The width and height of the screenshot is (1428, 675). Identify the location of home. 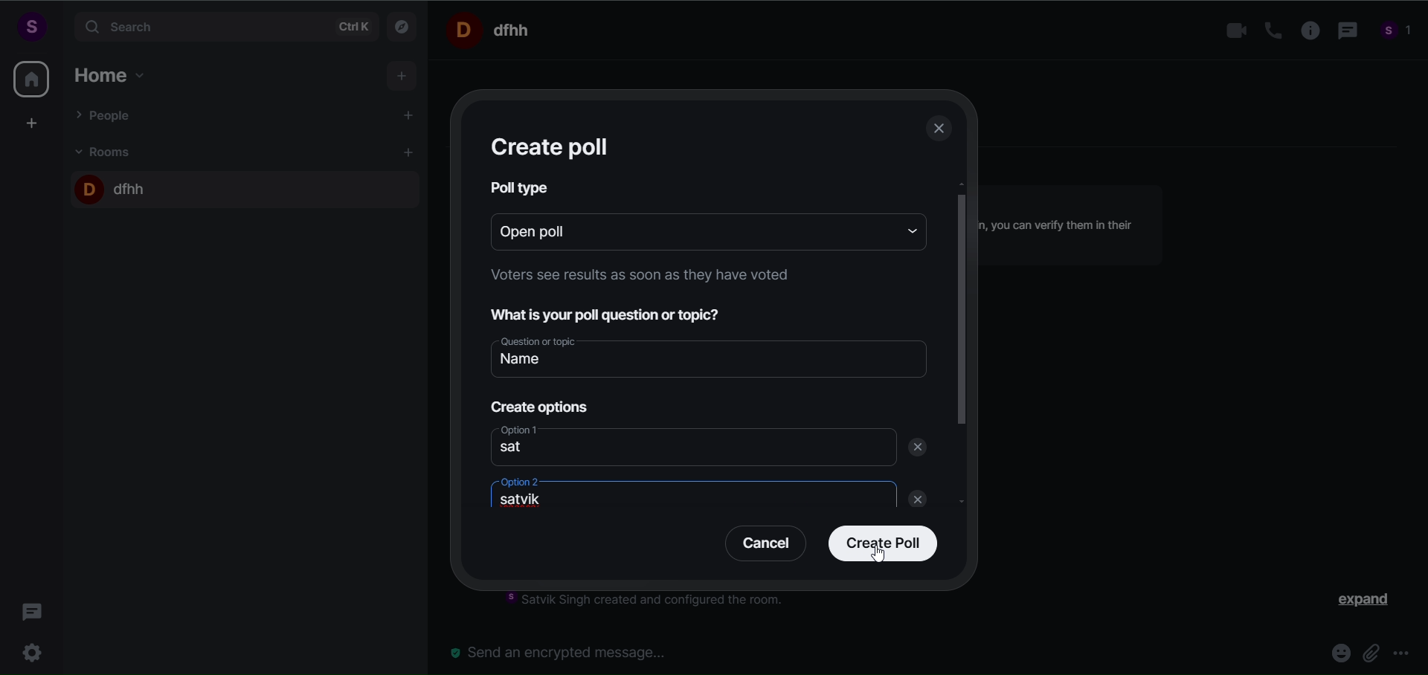
(31, 79).